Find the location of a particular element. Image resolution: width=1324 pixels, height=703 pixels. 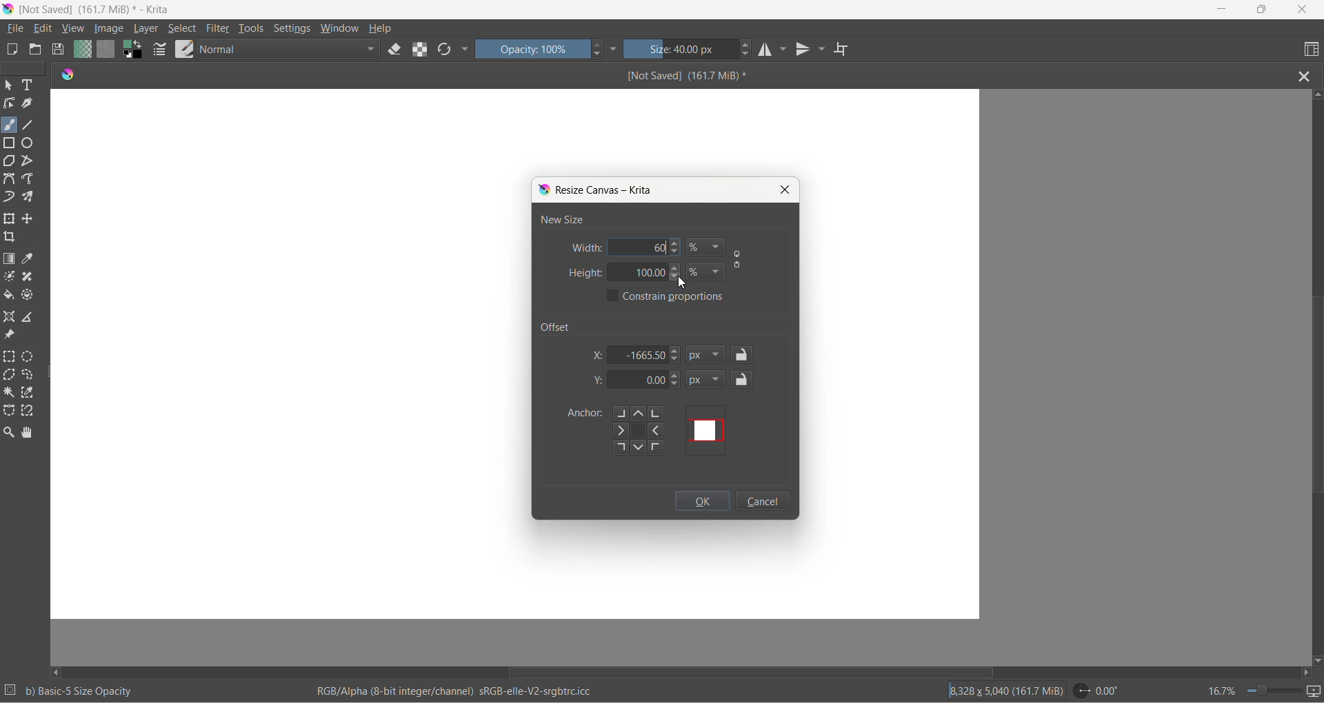

y-axis value type is located at coordinates (707, 380).